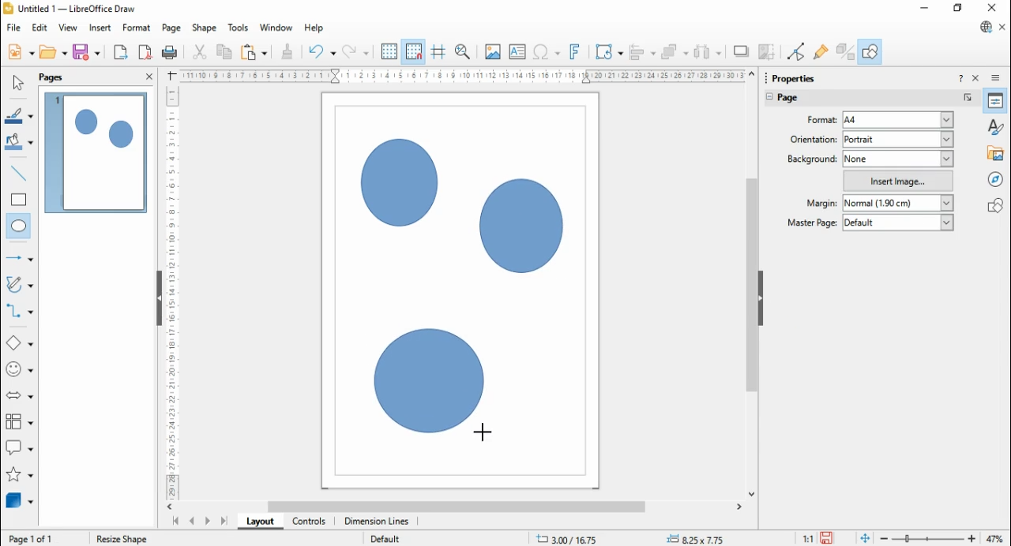  What do you see at coordinates (675, 52) in the screenshot?
I see `arrange` at bounding box center [675, 52].